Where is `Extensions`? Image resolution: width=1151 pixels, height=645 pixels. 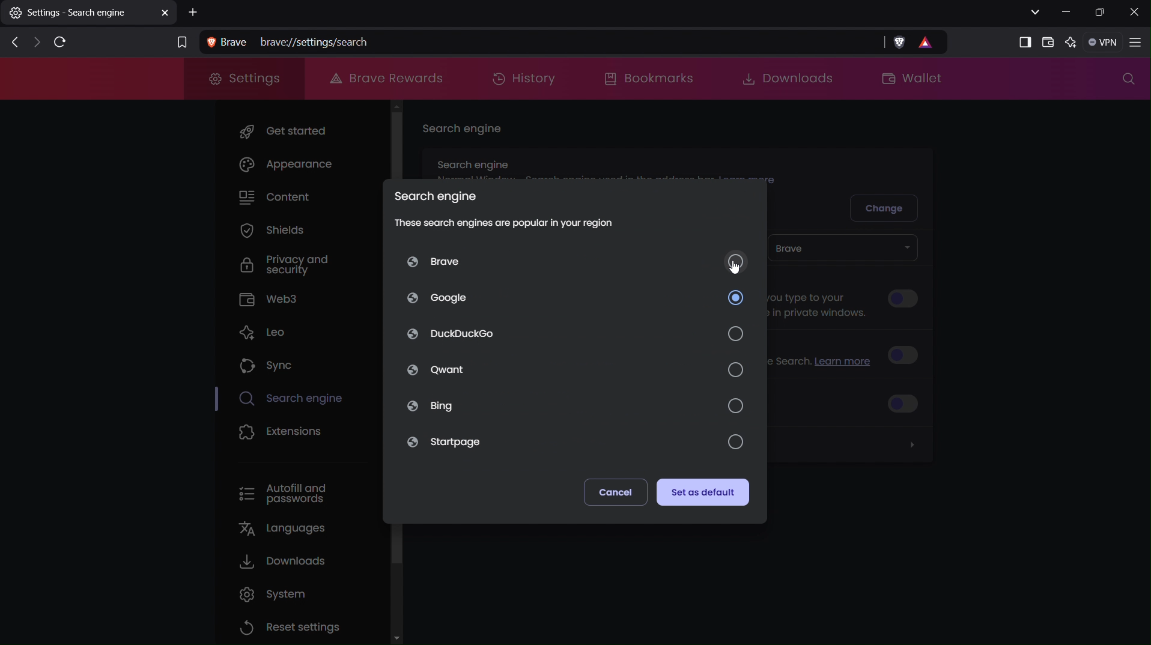 Extensions is located at coordinates (281, 433).